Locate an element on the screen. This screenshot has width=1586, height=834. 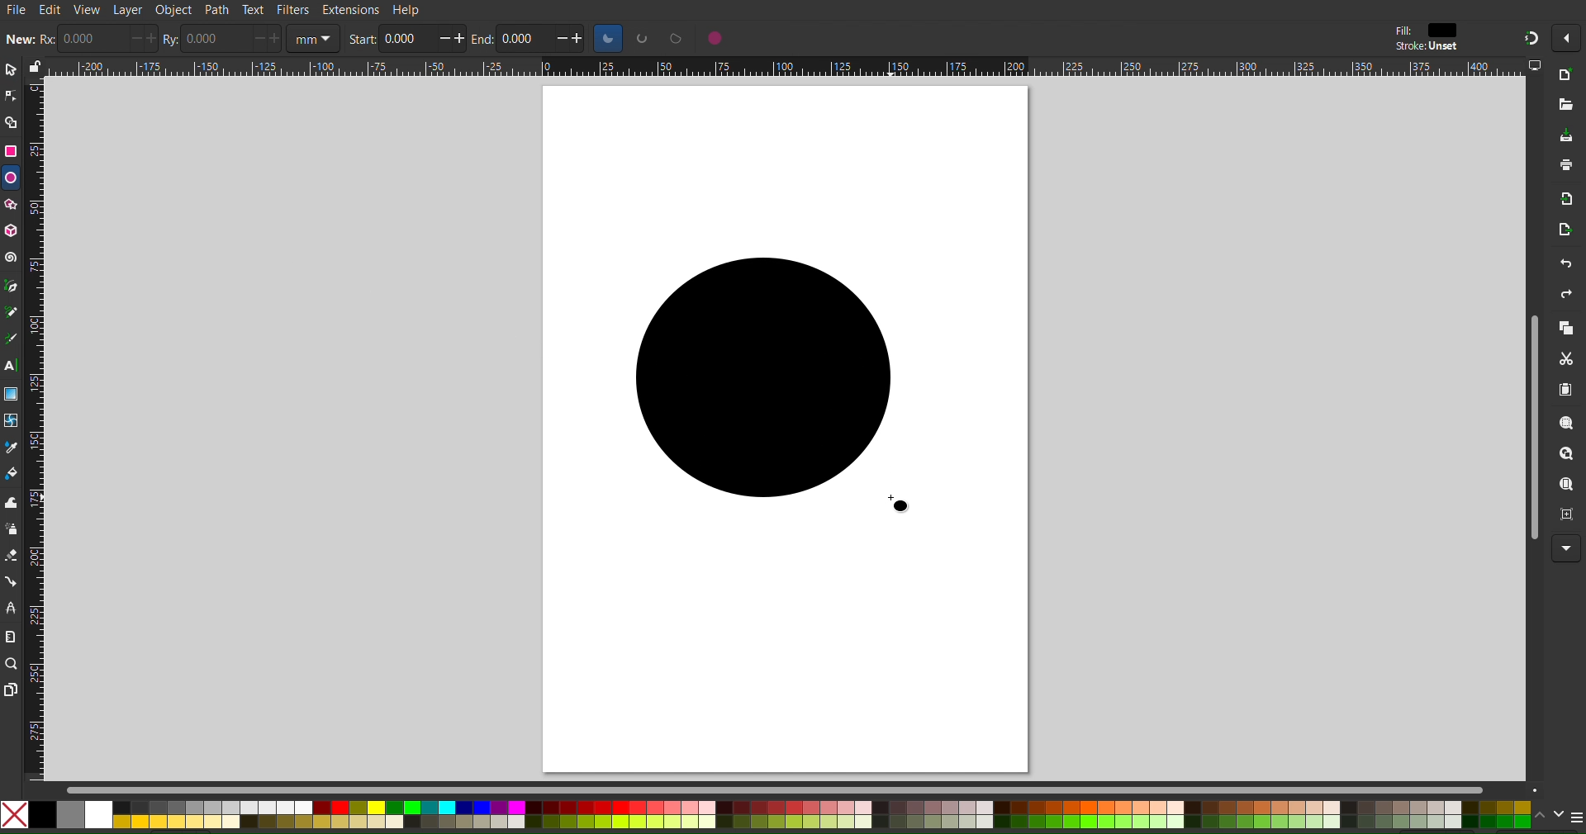
Ellipse is located at coordinates (12, 178).